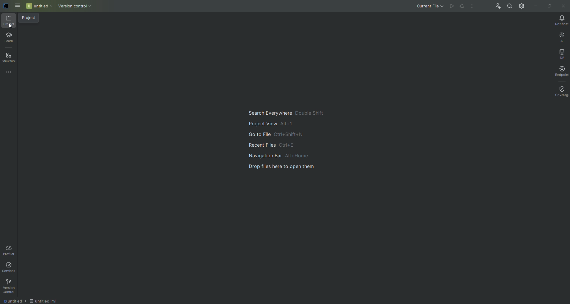  I want to click on Restore, so click(549, 6).